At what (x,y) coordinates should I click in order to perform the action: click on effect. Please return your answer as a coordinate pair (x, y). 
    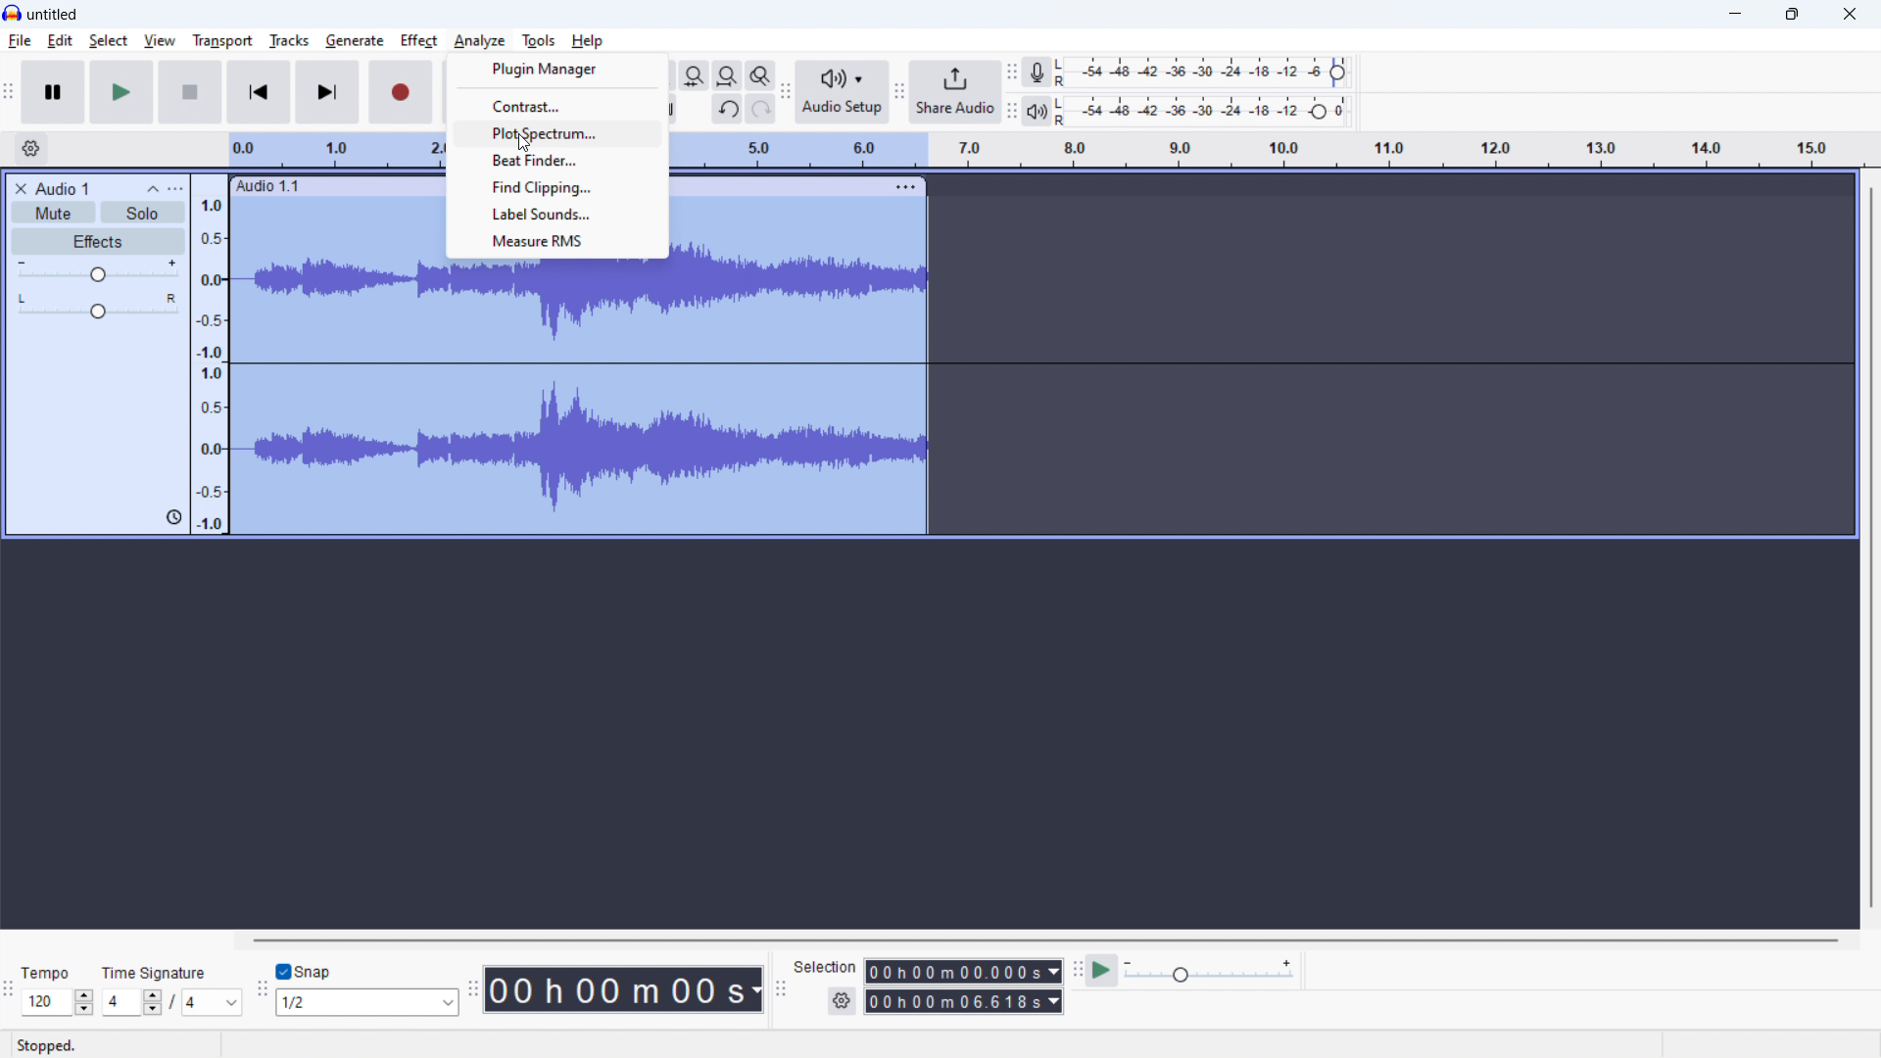
    Looking at the image, I should click on (98, 241).